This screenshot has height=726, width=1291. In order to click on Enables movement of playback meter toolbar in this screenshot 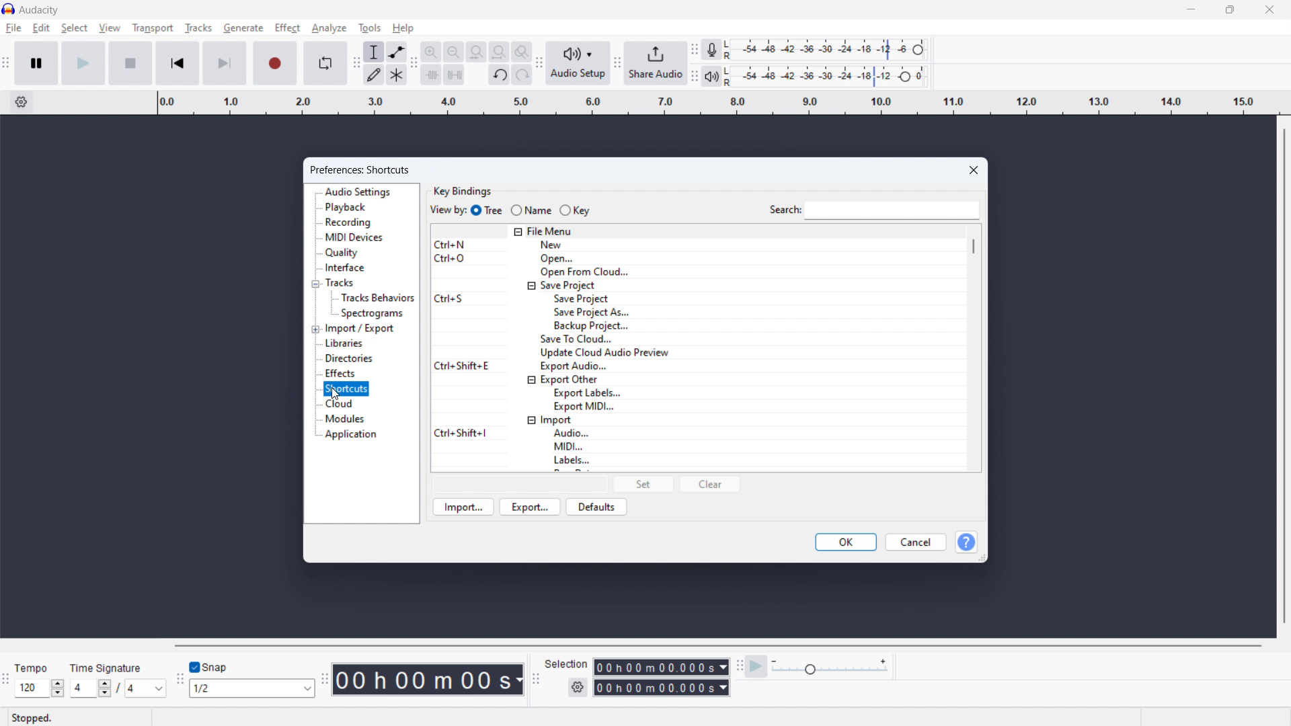, I will do `click(694, 76)`.